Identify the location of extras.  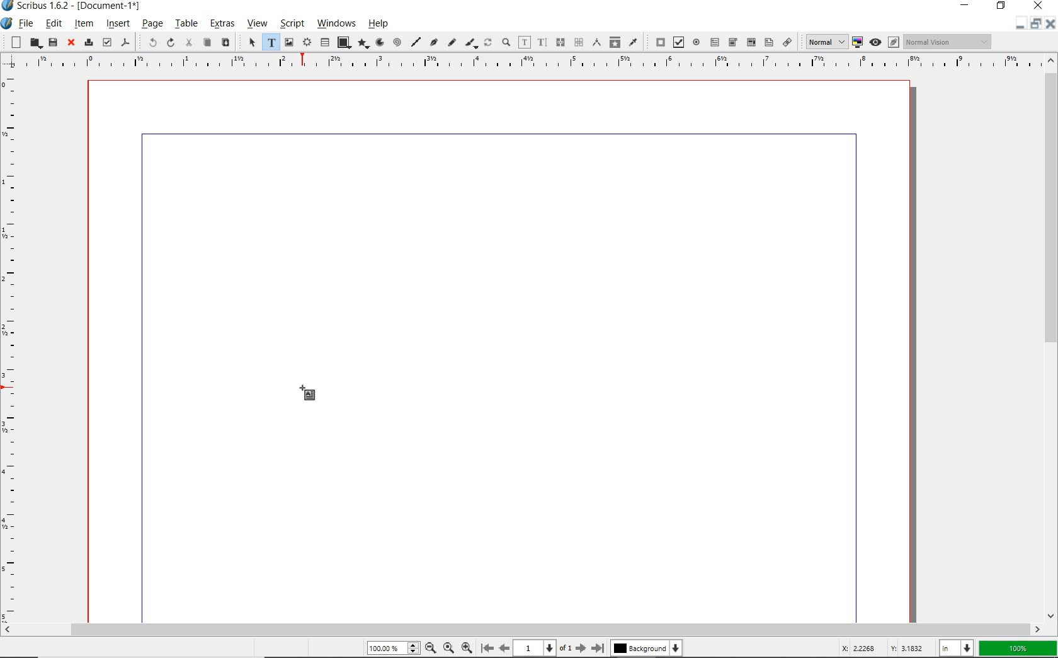
(222, 25).